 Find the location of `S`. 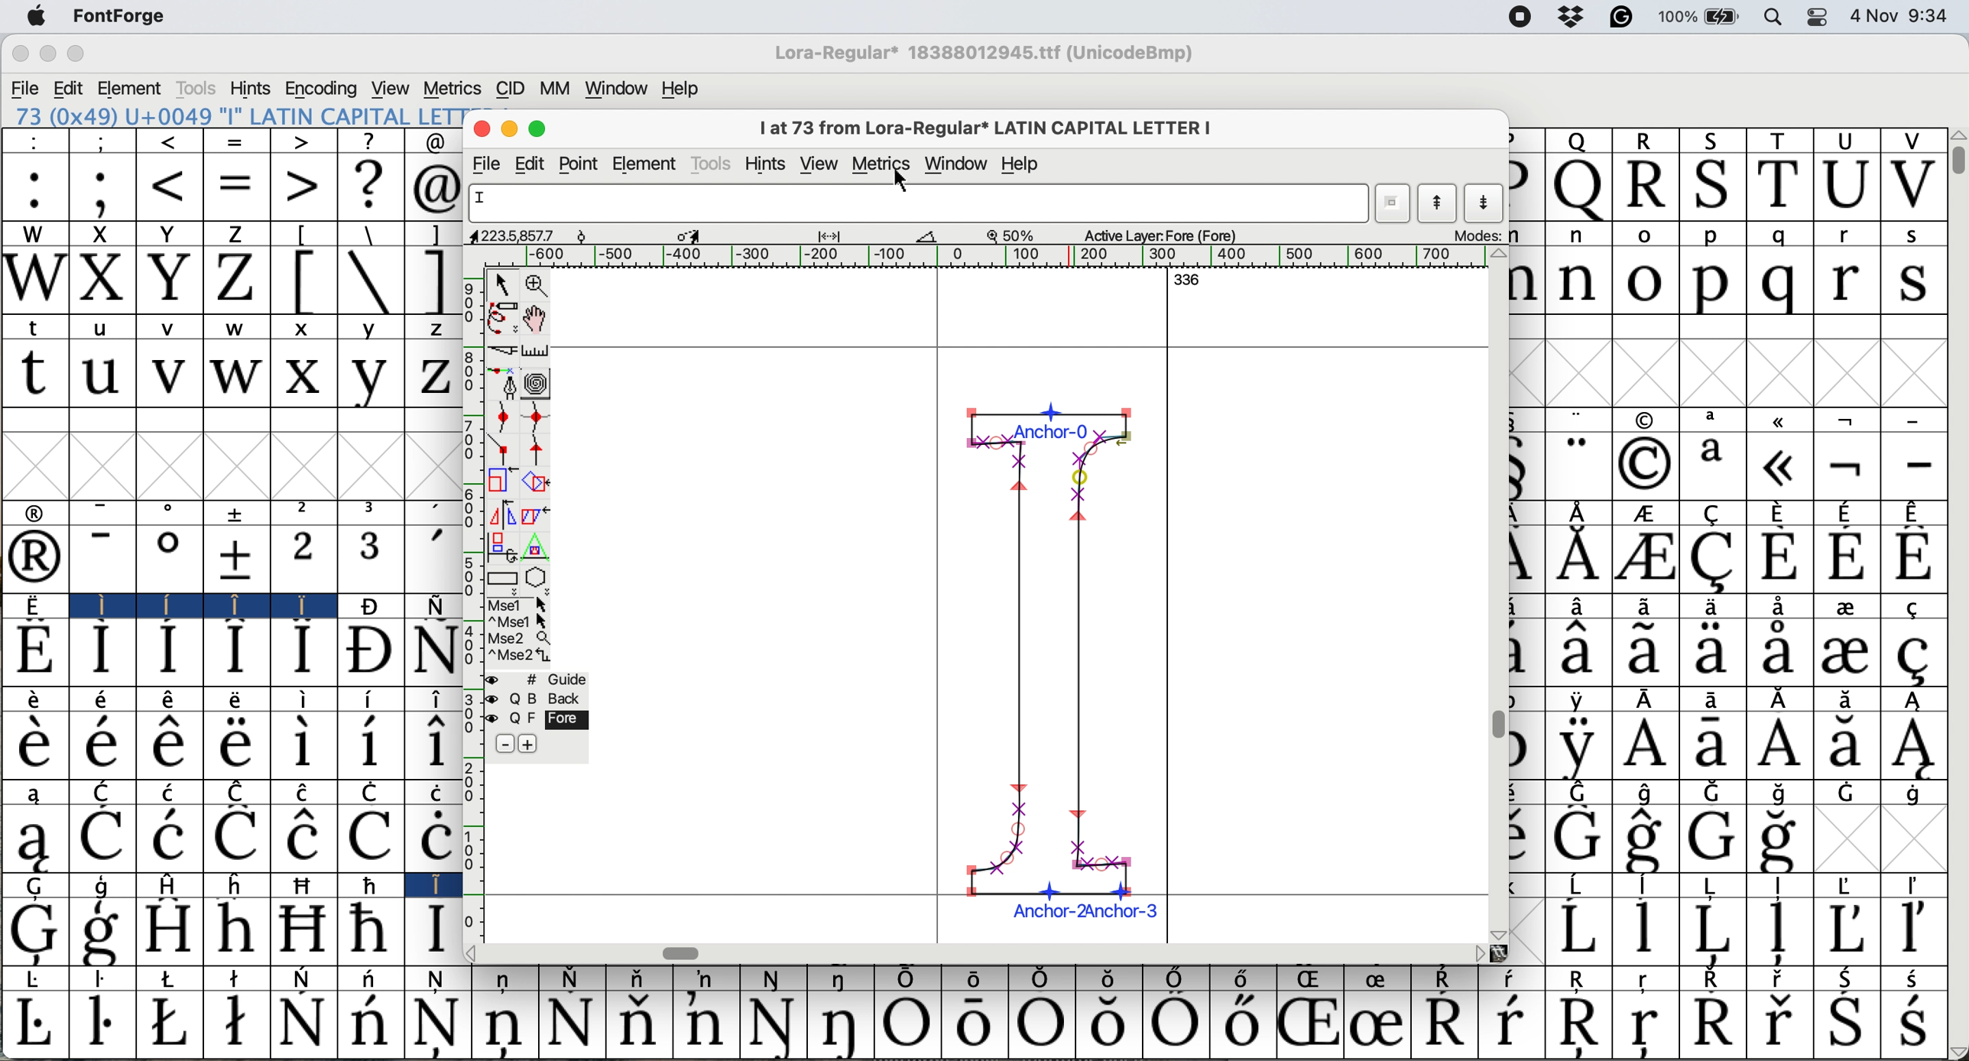

S is located at coordinates (1708, 139).